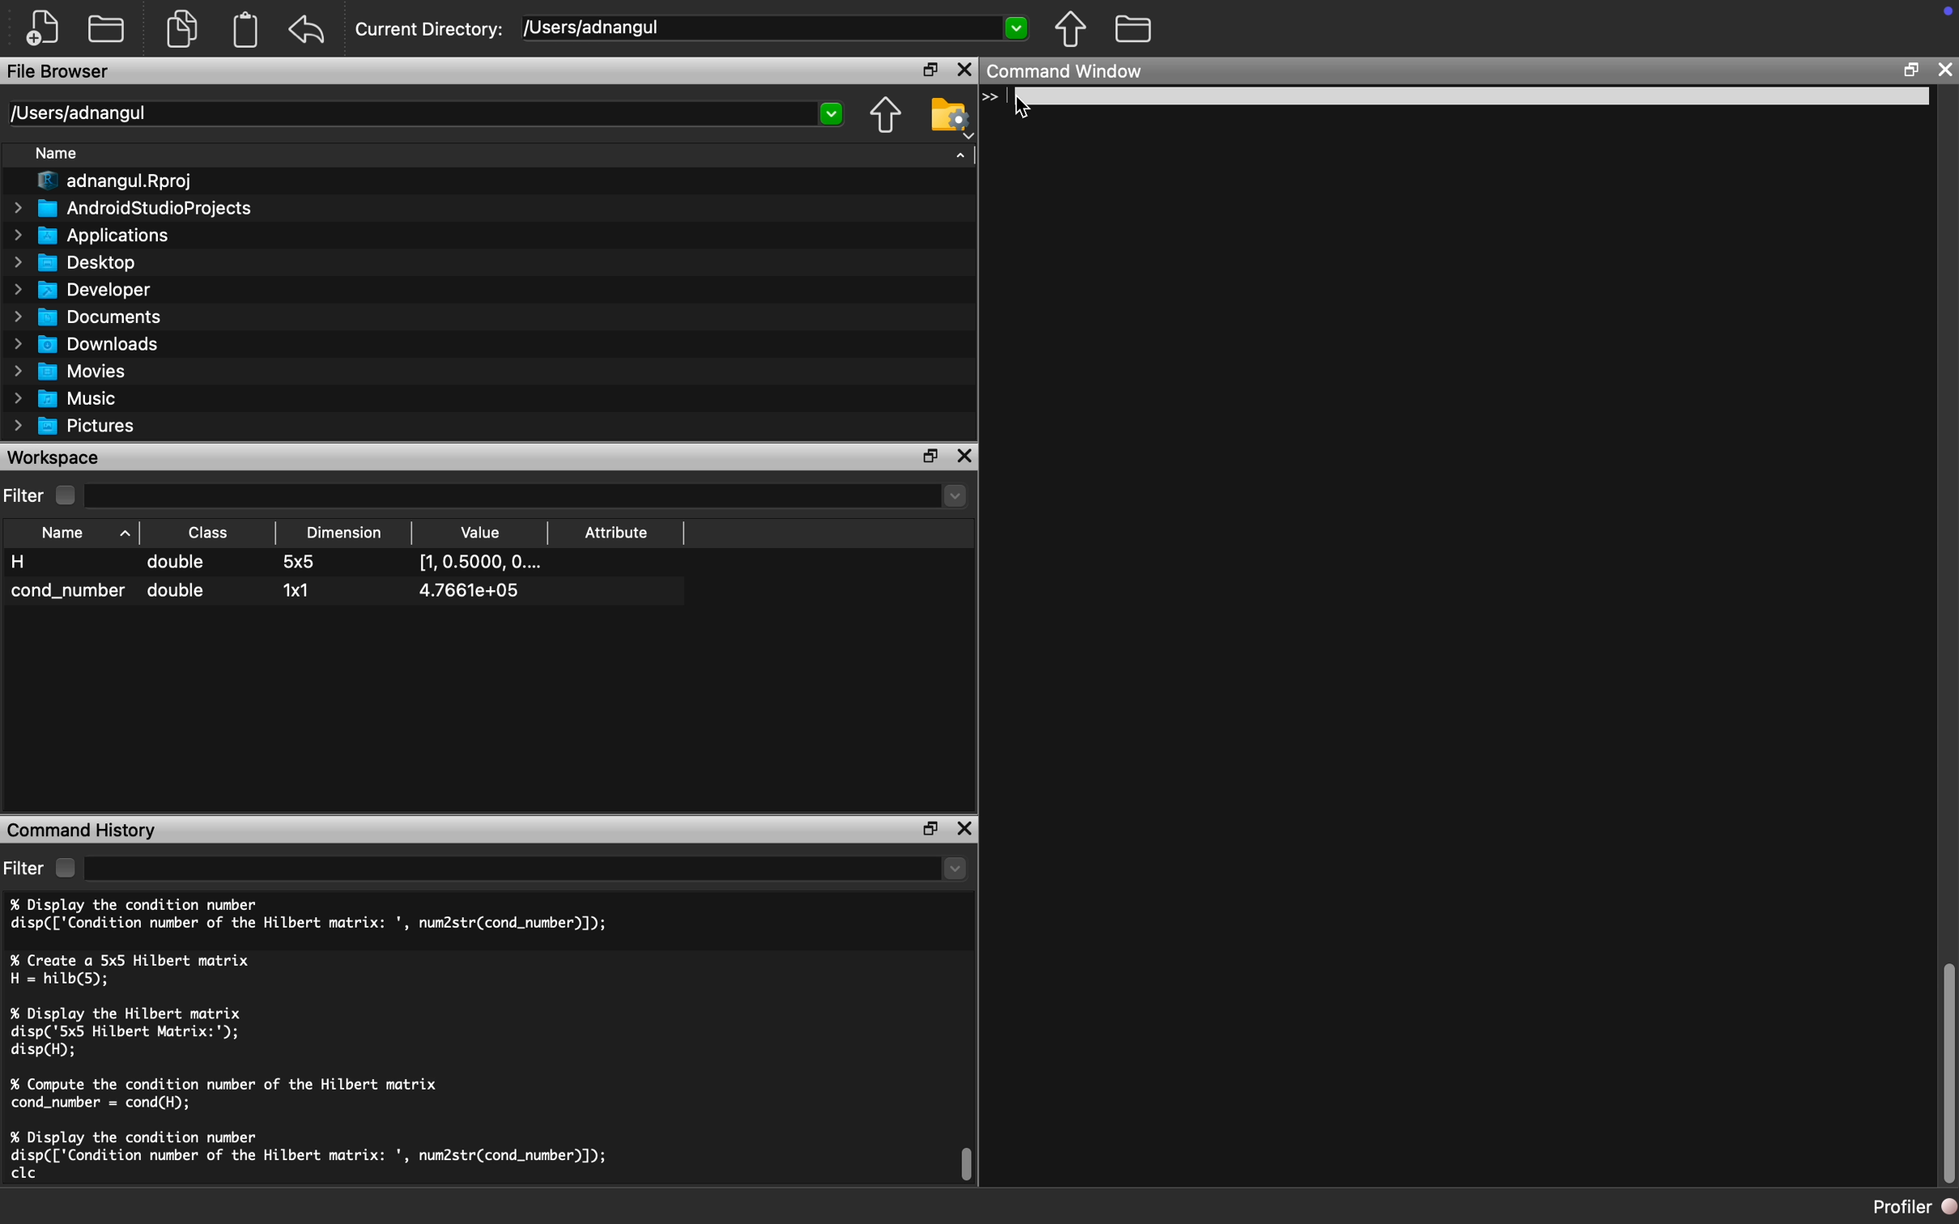 This screenshot has height=1224, width=1959. I want to click on Value, so click(478, 532).